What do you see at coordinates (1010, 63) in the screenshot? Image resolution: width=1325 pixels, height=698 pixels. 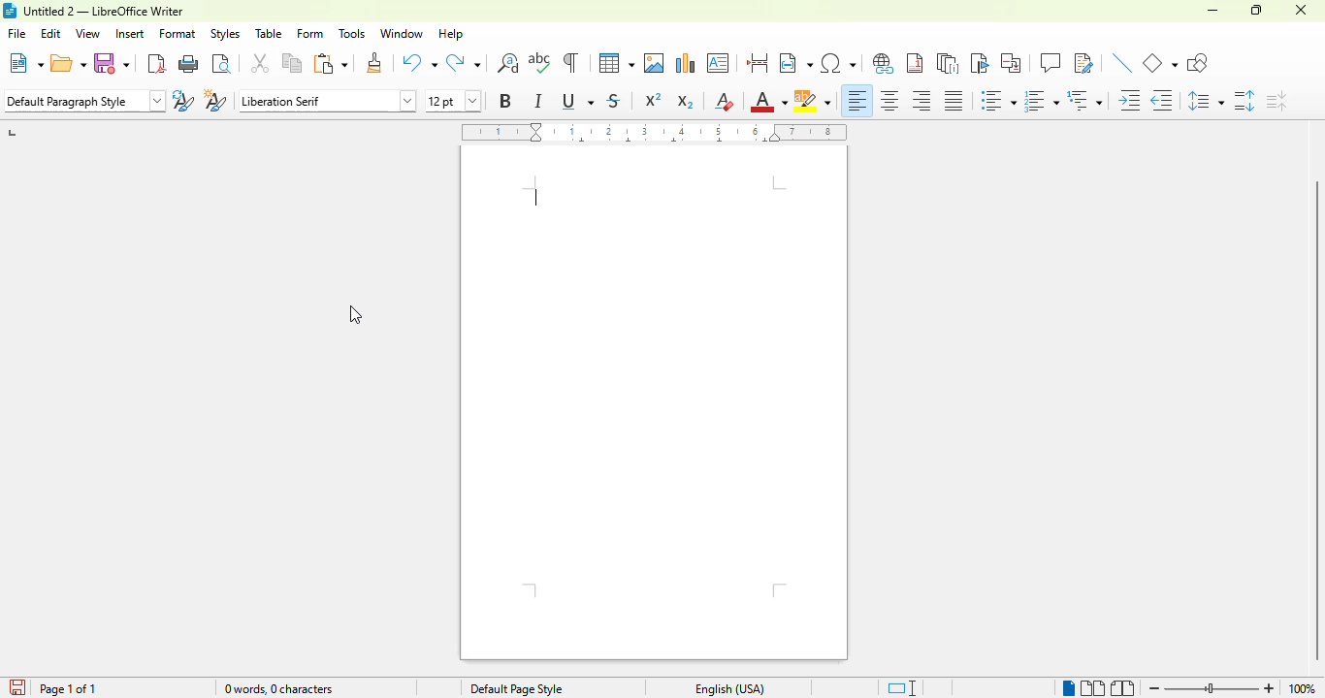 I see `insert cross-reference` at bounding box center [1010, 63].